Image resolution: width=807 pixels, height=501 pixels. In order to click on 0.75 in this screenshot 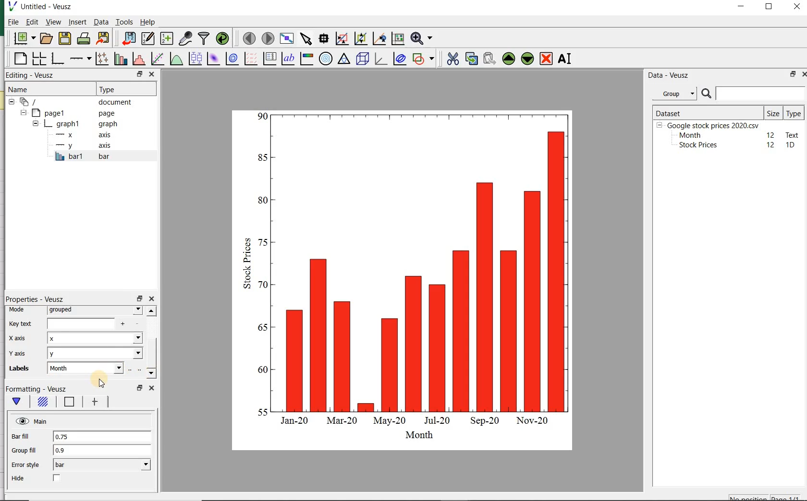, I will do `click(103, 437)`.